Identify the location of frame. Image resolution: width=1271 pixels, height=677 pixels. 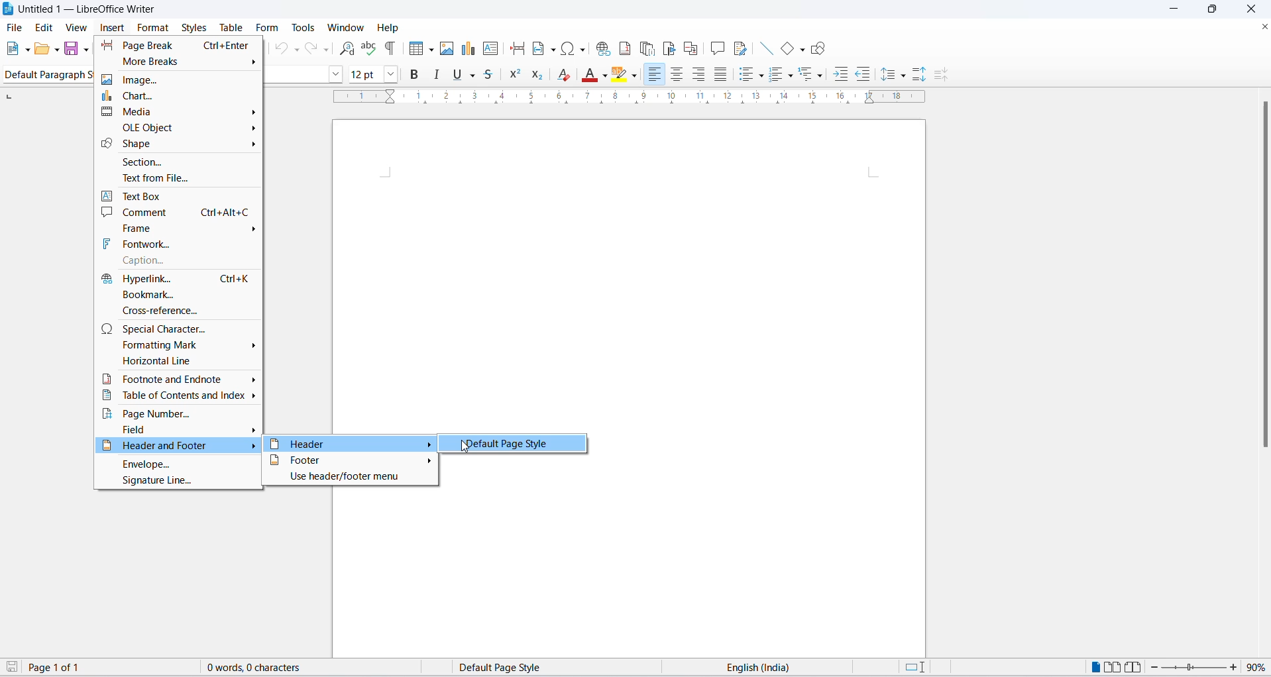
(181, 227).